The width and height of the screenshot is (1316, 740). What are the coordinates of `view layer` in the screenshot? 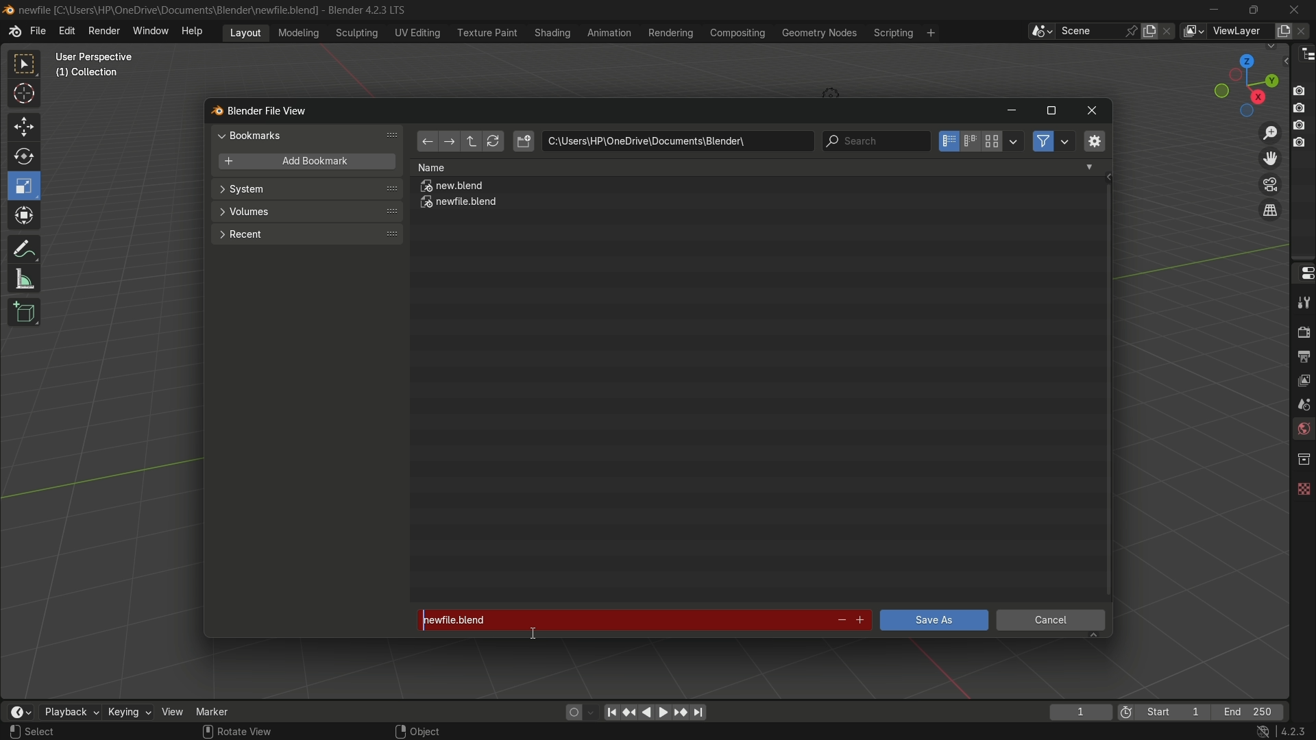 It's located at (1302, 379).